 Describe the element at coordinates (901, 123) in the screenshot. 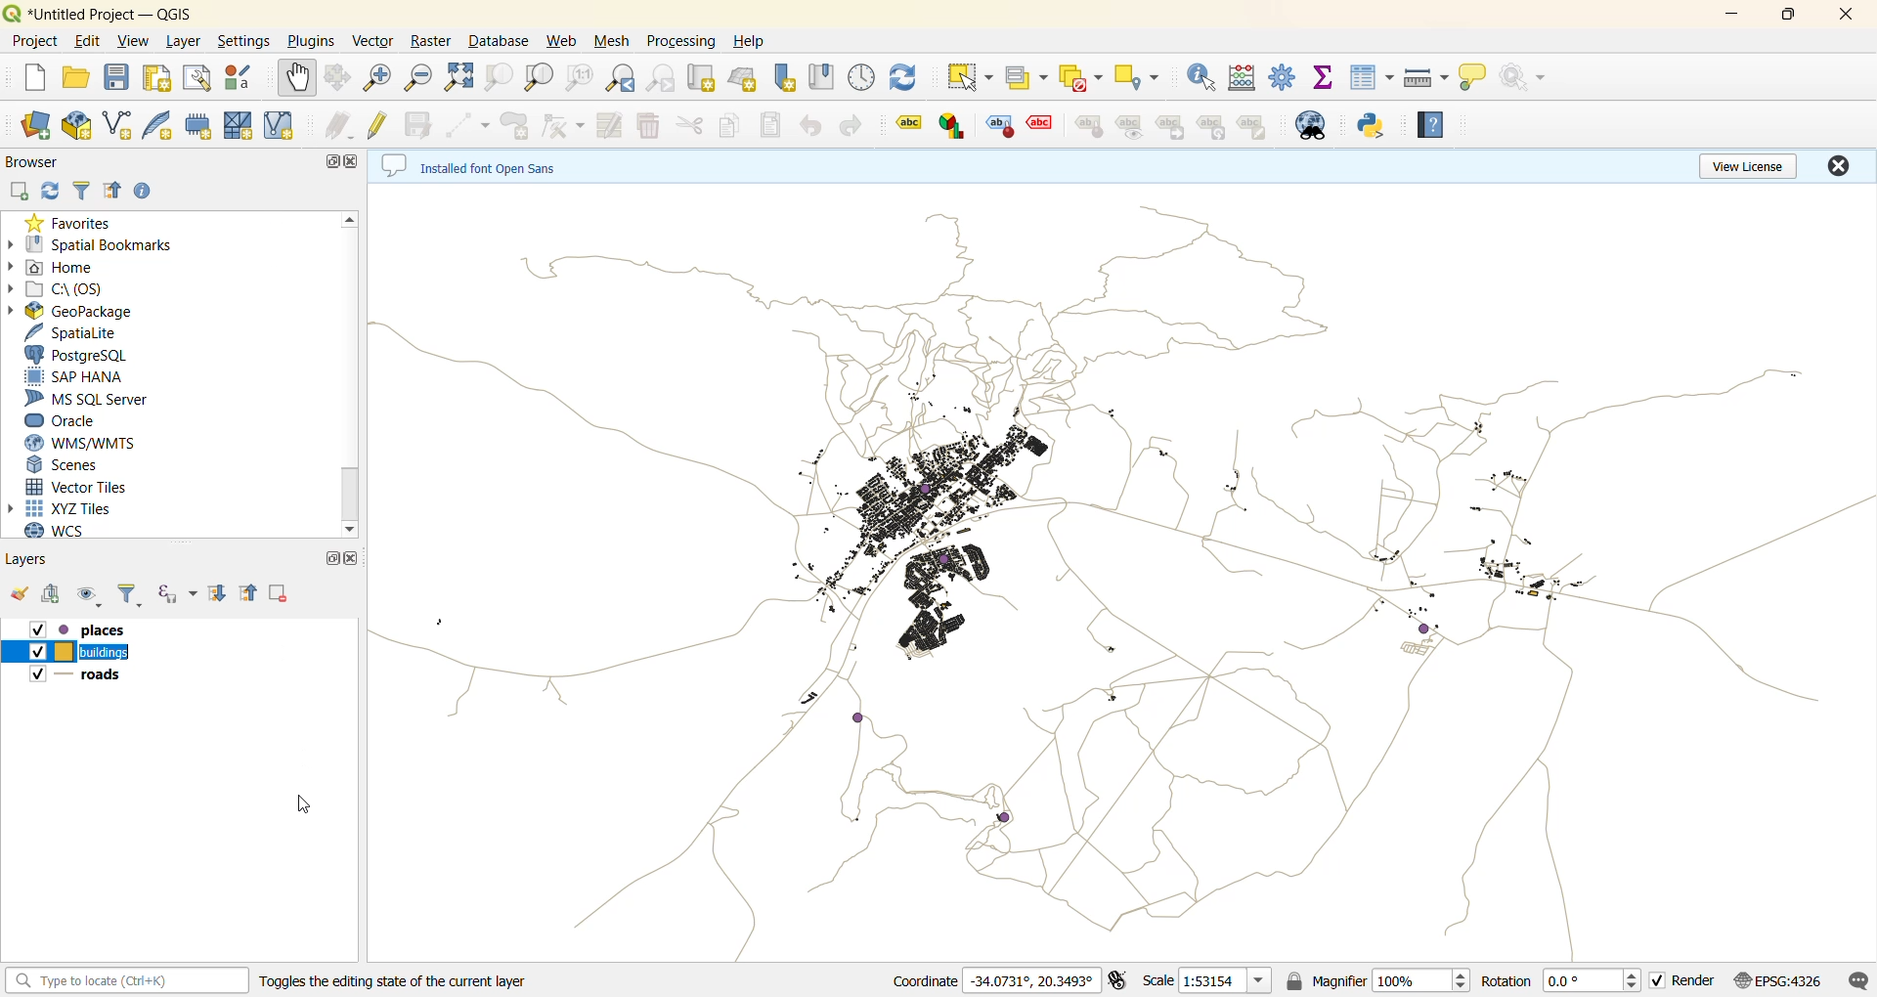

I see `label` at that location.